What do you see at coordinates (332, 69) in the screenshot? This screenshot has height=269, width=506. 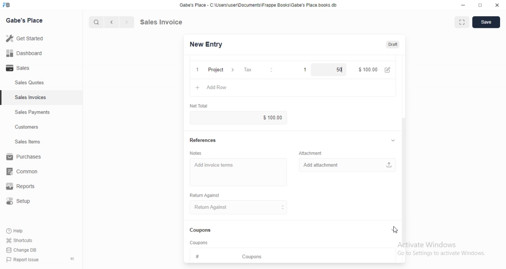 I see `50` at bounding box center [332, 69].